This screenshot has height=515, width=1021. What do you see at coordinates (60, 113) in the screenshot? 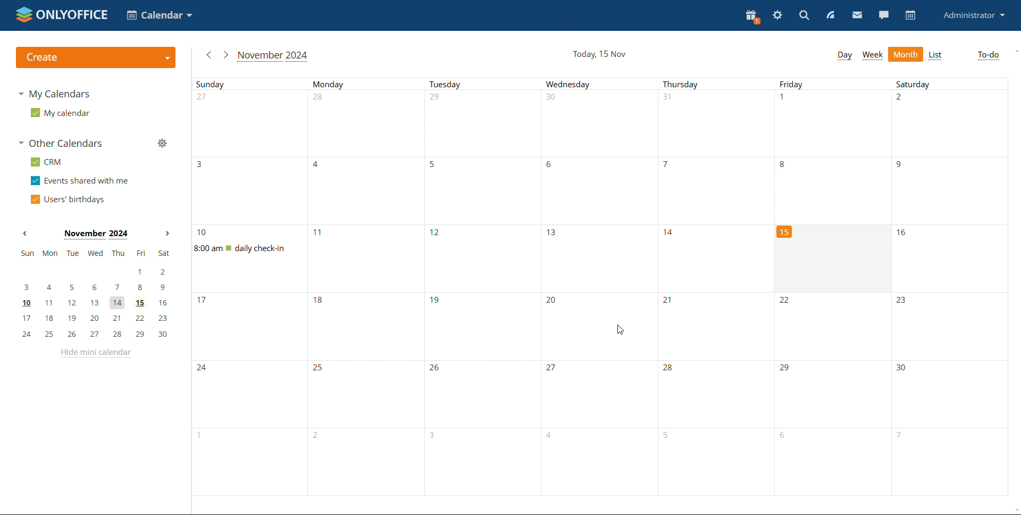
I see `my calendar` at bounding box center [60, 113].